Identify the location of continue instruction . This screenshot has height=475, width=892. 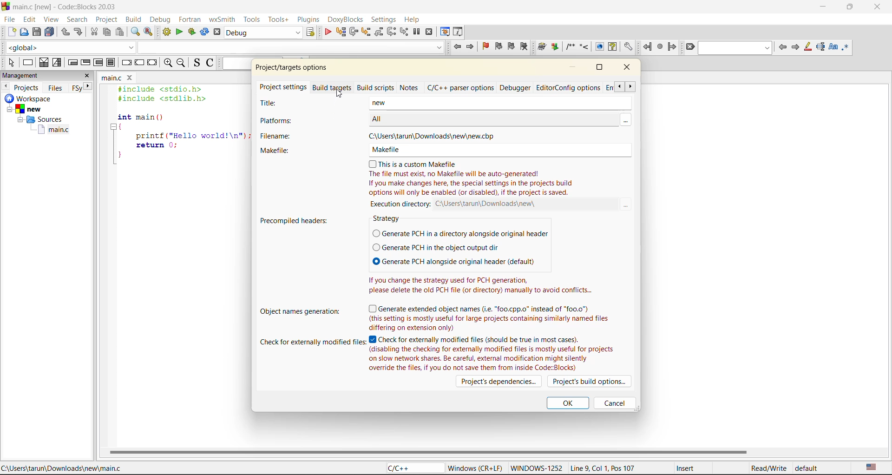
(139, 63).